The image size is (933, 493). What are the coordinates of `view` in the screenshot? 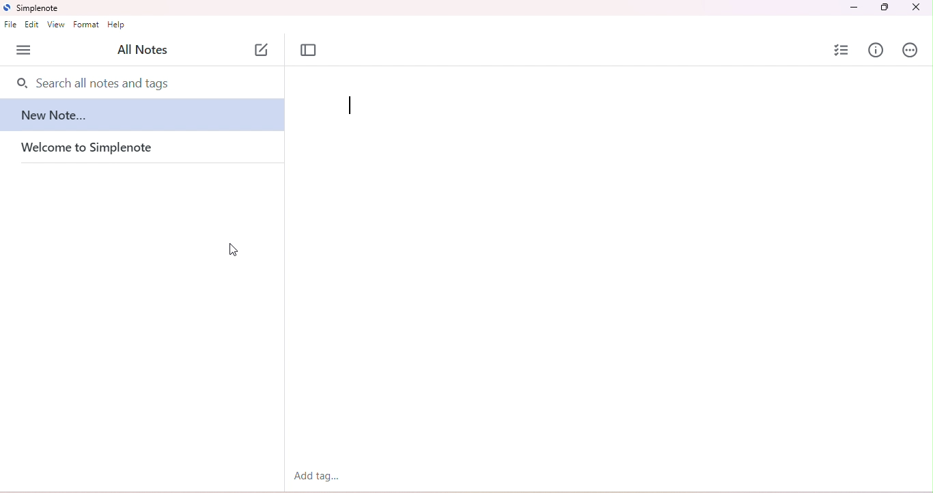 It's located at (57, 25).